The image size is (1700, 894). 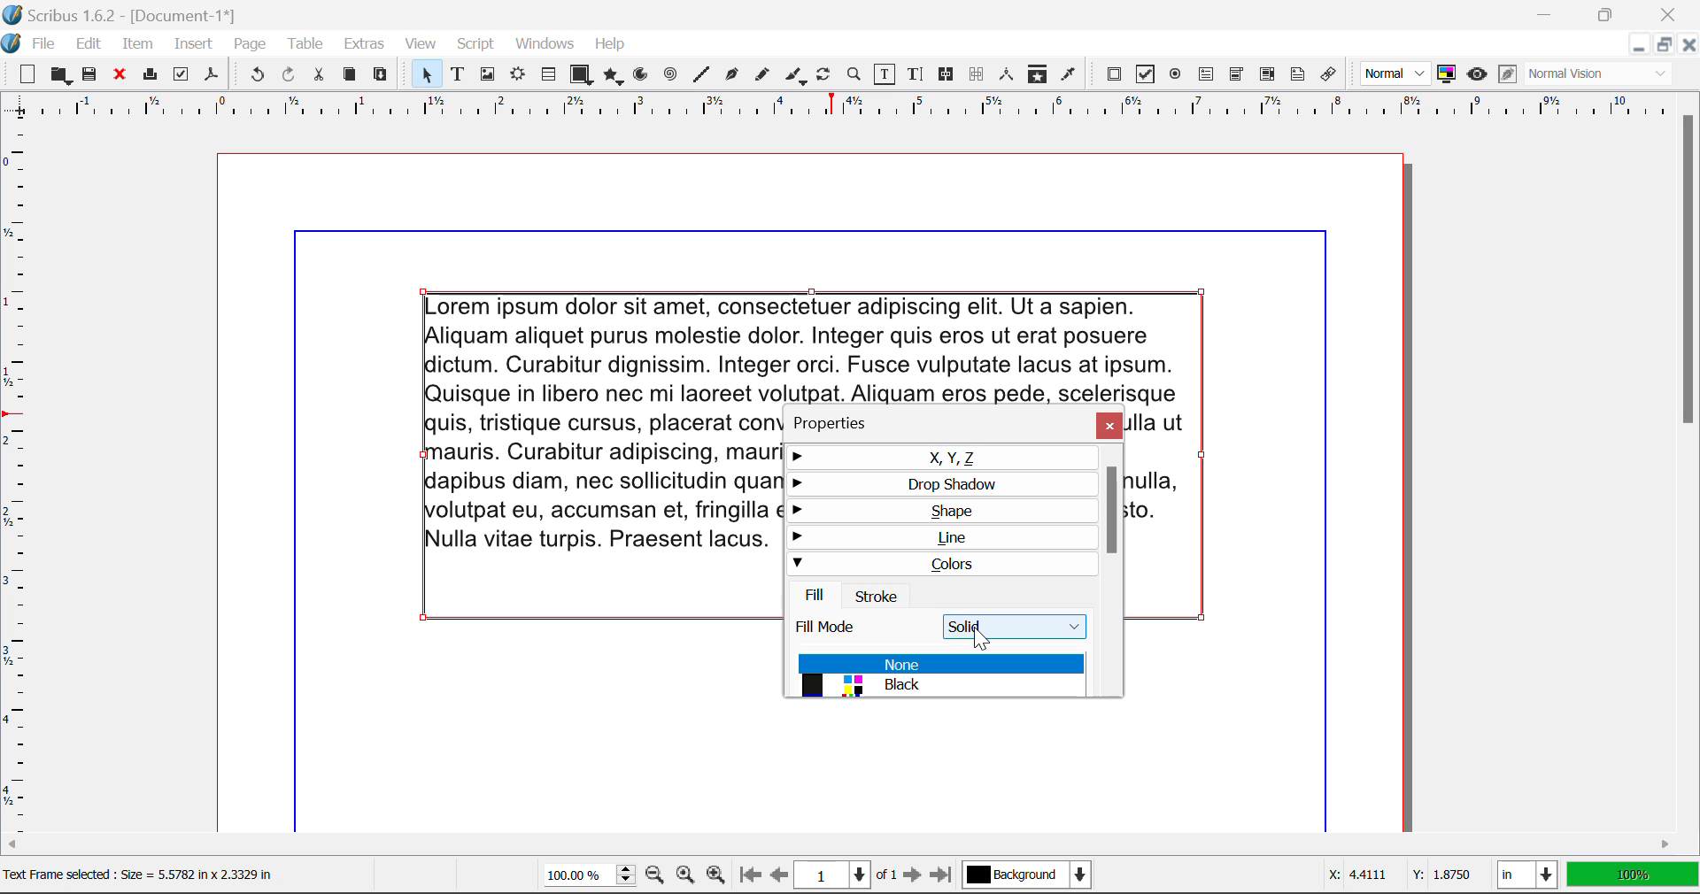 I want to click on text, so click(x=811, y=350).